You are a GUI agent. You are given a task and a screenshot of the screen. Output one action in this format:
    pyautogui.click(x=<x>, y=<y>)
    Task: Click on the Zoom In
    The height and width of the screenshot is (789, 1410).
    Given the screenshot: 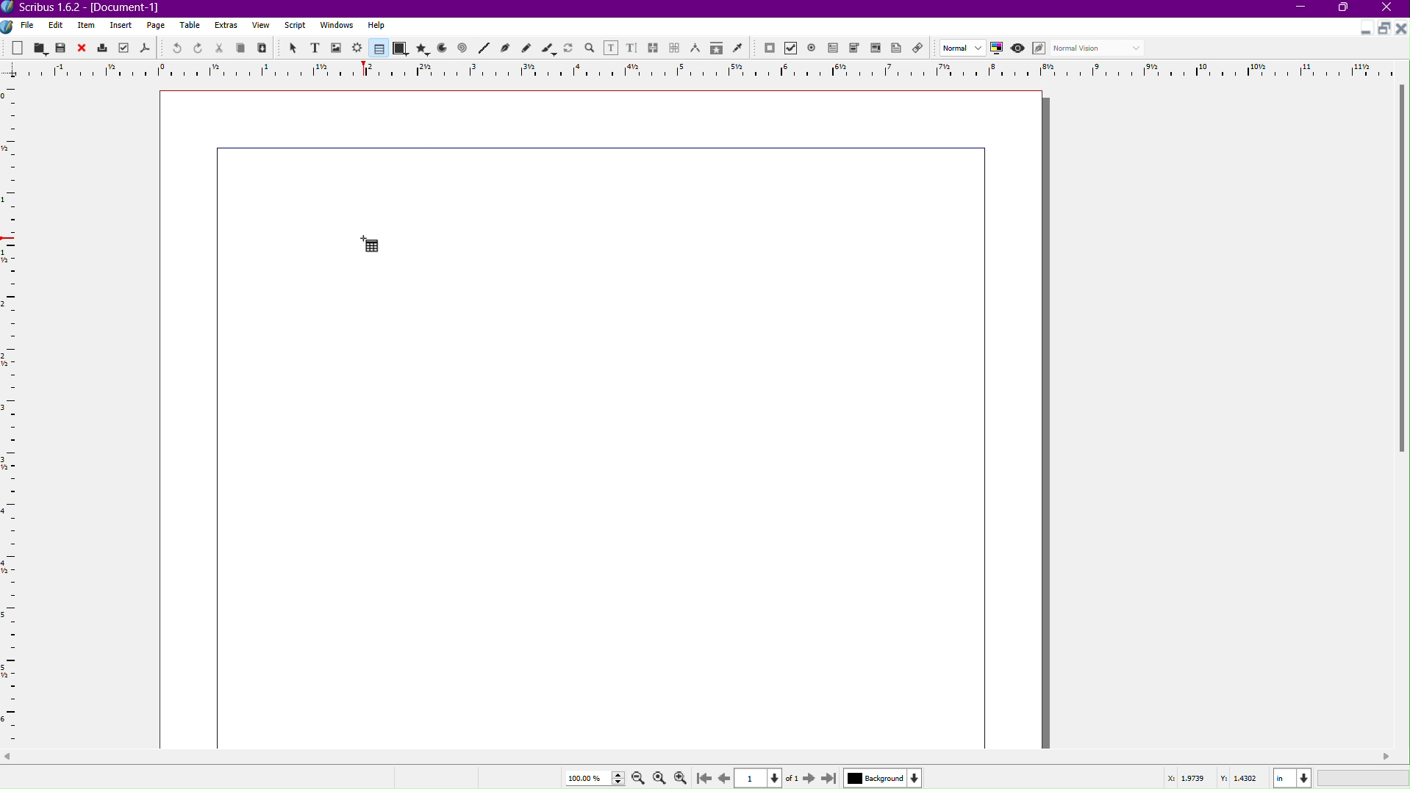 What is the action you would take?
    pyautogui.click(x=684, y=777)
    